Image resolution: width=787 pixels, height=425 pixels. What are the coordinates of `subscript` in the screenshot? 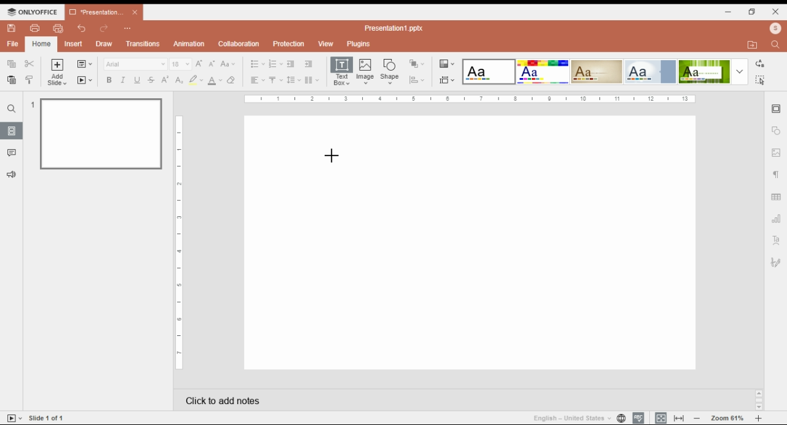 It's located at (179, 80).